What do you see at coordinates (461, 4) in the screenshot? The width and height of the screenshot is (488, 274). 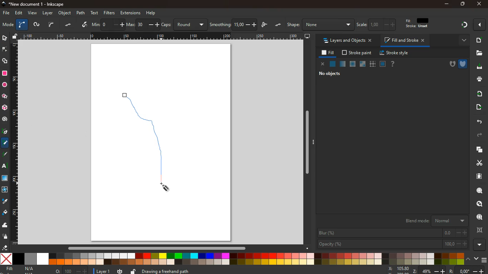 I see `maximize` at bounding box center [461, 4].